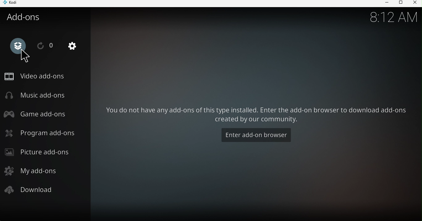 Image resolution: width=422 pixels, height=221 pixels. I want to click on Maximize, so click(399, 3).